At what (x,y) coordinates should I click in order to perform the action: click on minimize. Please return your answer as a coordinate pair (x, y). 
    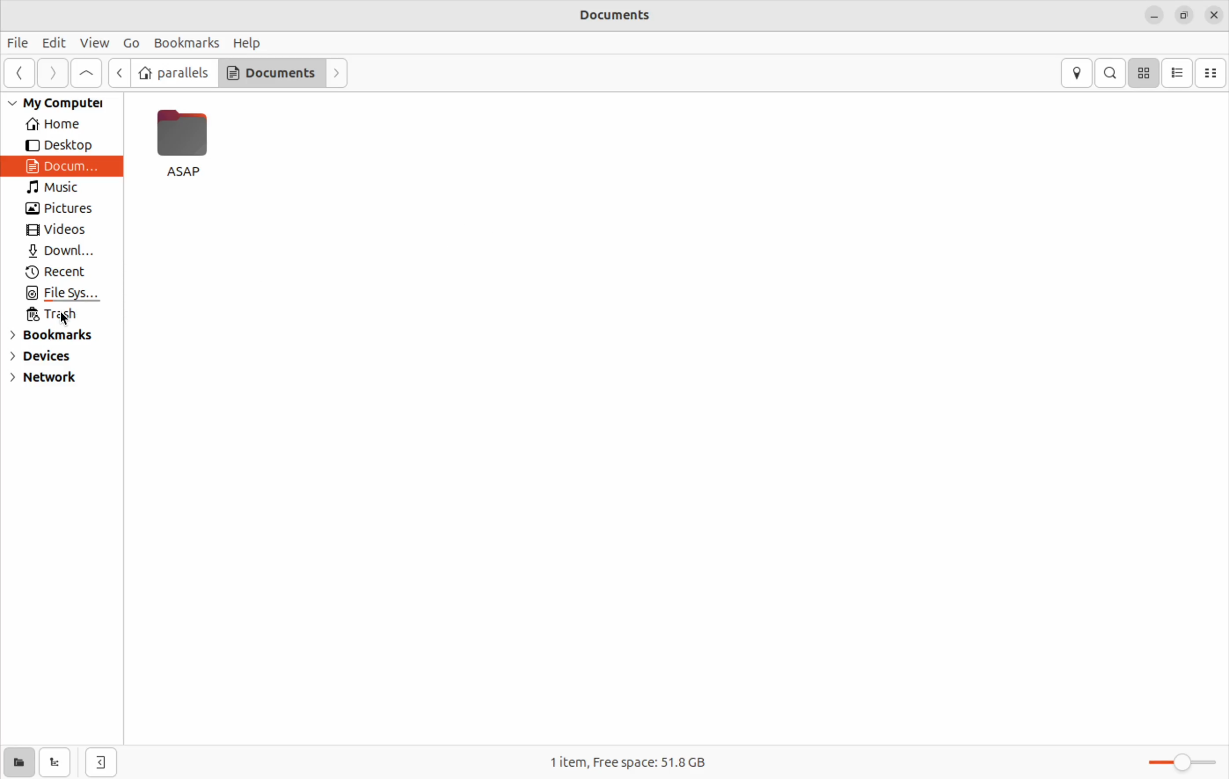
    Looking at the image, I should click on (1154, 17).